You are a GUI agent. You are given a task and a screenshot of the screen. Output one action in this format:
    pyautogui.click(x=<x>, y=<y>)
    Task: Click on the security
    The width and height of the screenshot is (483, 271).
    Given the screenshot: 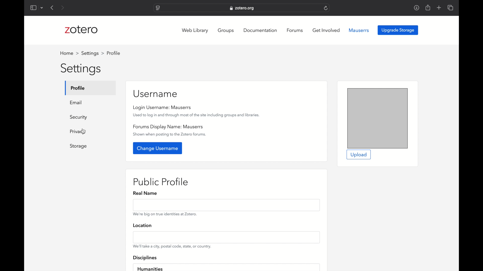 What is the action you would take?
    pyautogui.click(x=78, y=117)
    